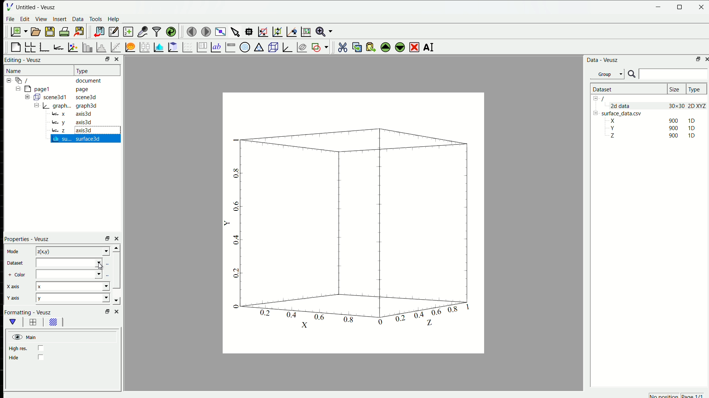 Image resolution: width=709 pixels, height=398 pixels. What do you see at coordinates (88, 139) in the screenshot?
I see `surface 3D` at bounding box center [88, 139].